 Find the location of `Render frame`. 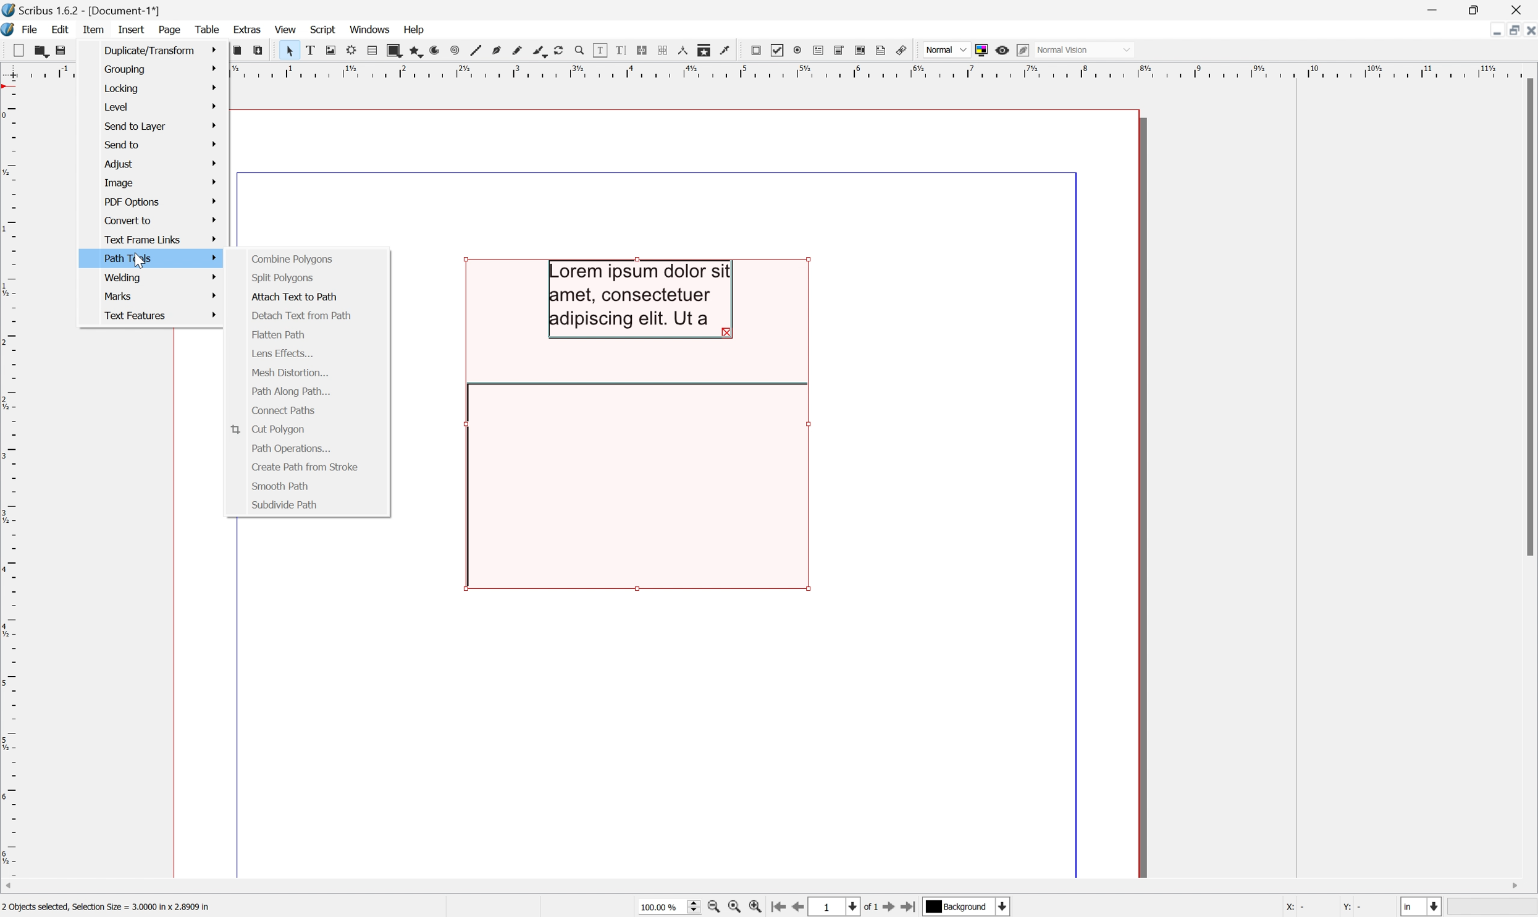

Render frame is located at coordinates (349, 53).